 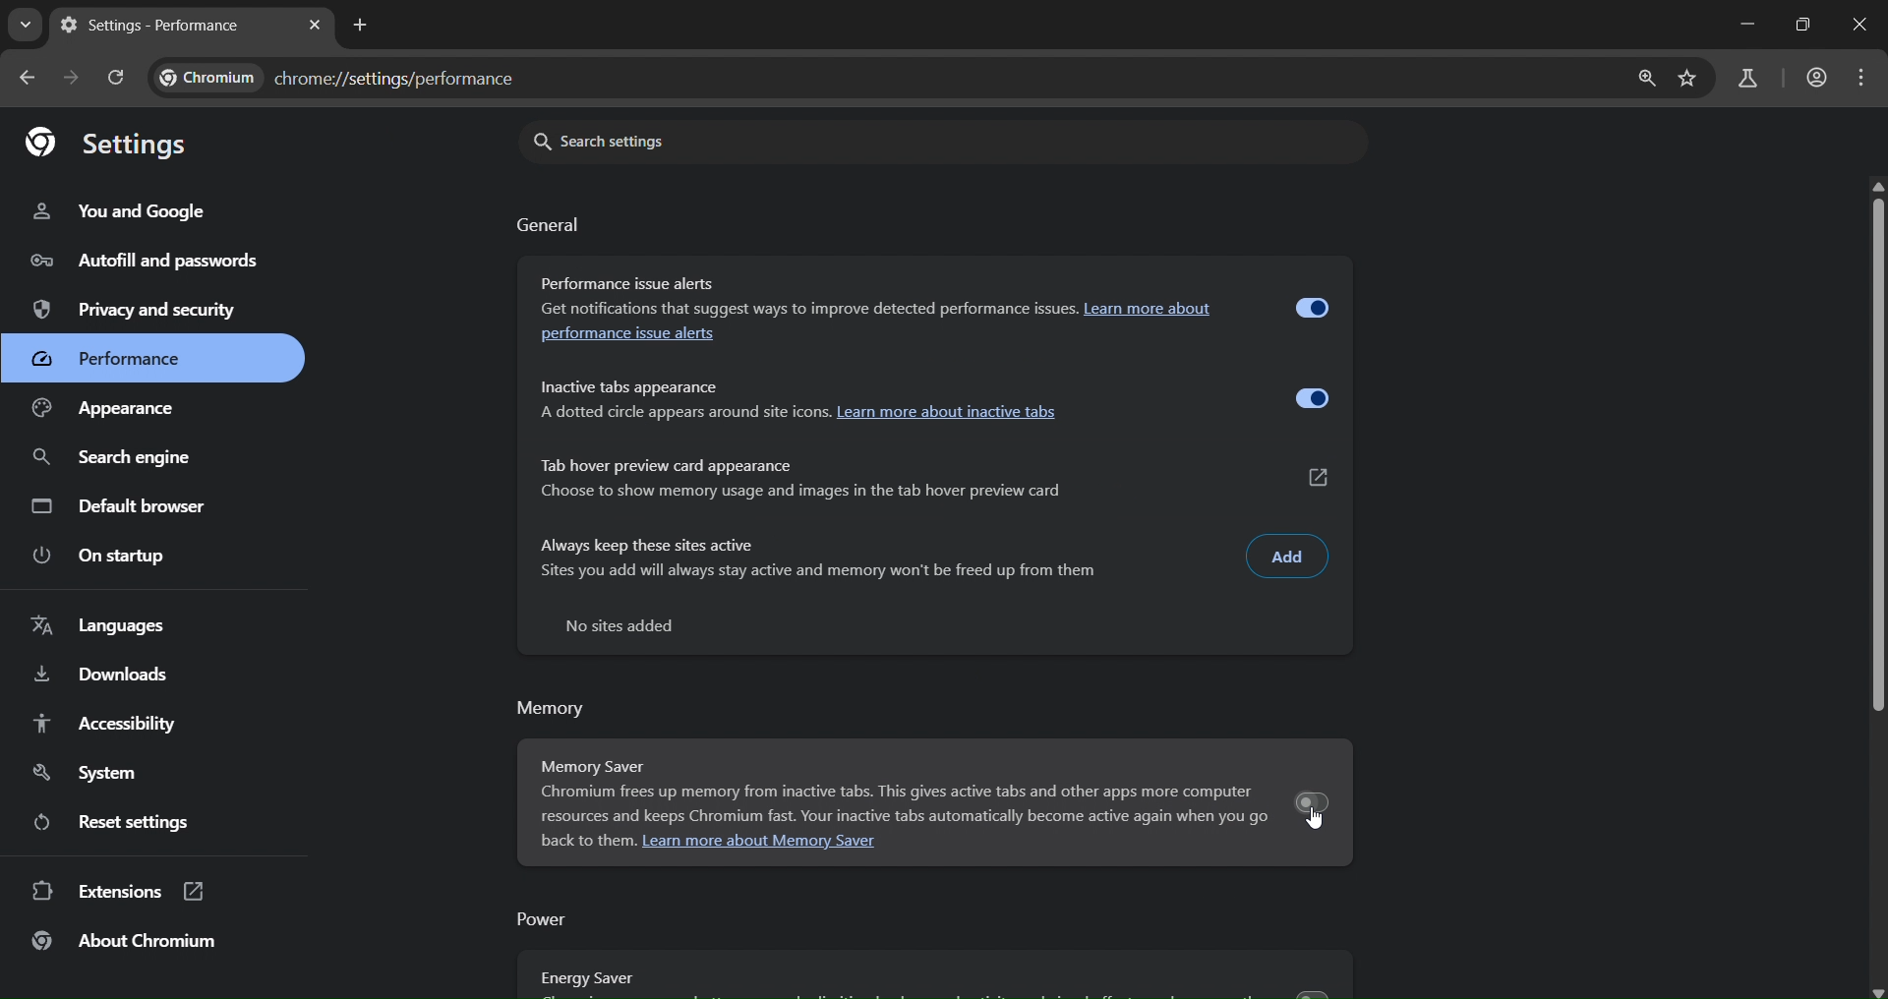 What do you see at coordinates (800, 295) in the screenshot?
I see `Performance issue alerts
Get notifications that suggest ways to improve detected performance issues.` at bounding box center [800, 295].